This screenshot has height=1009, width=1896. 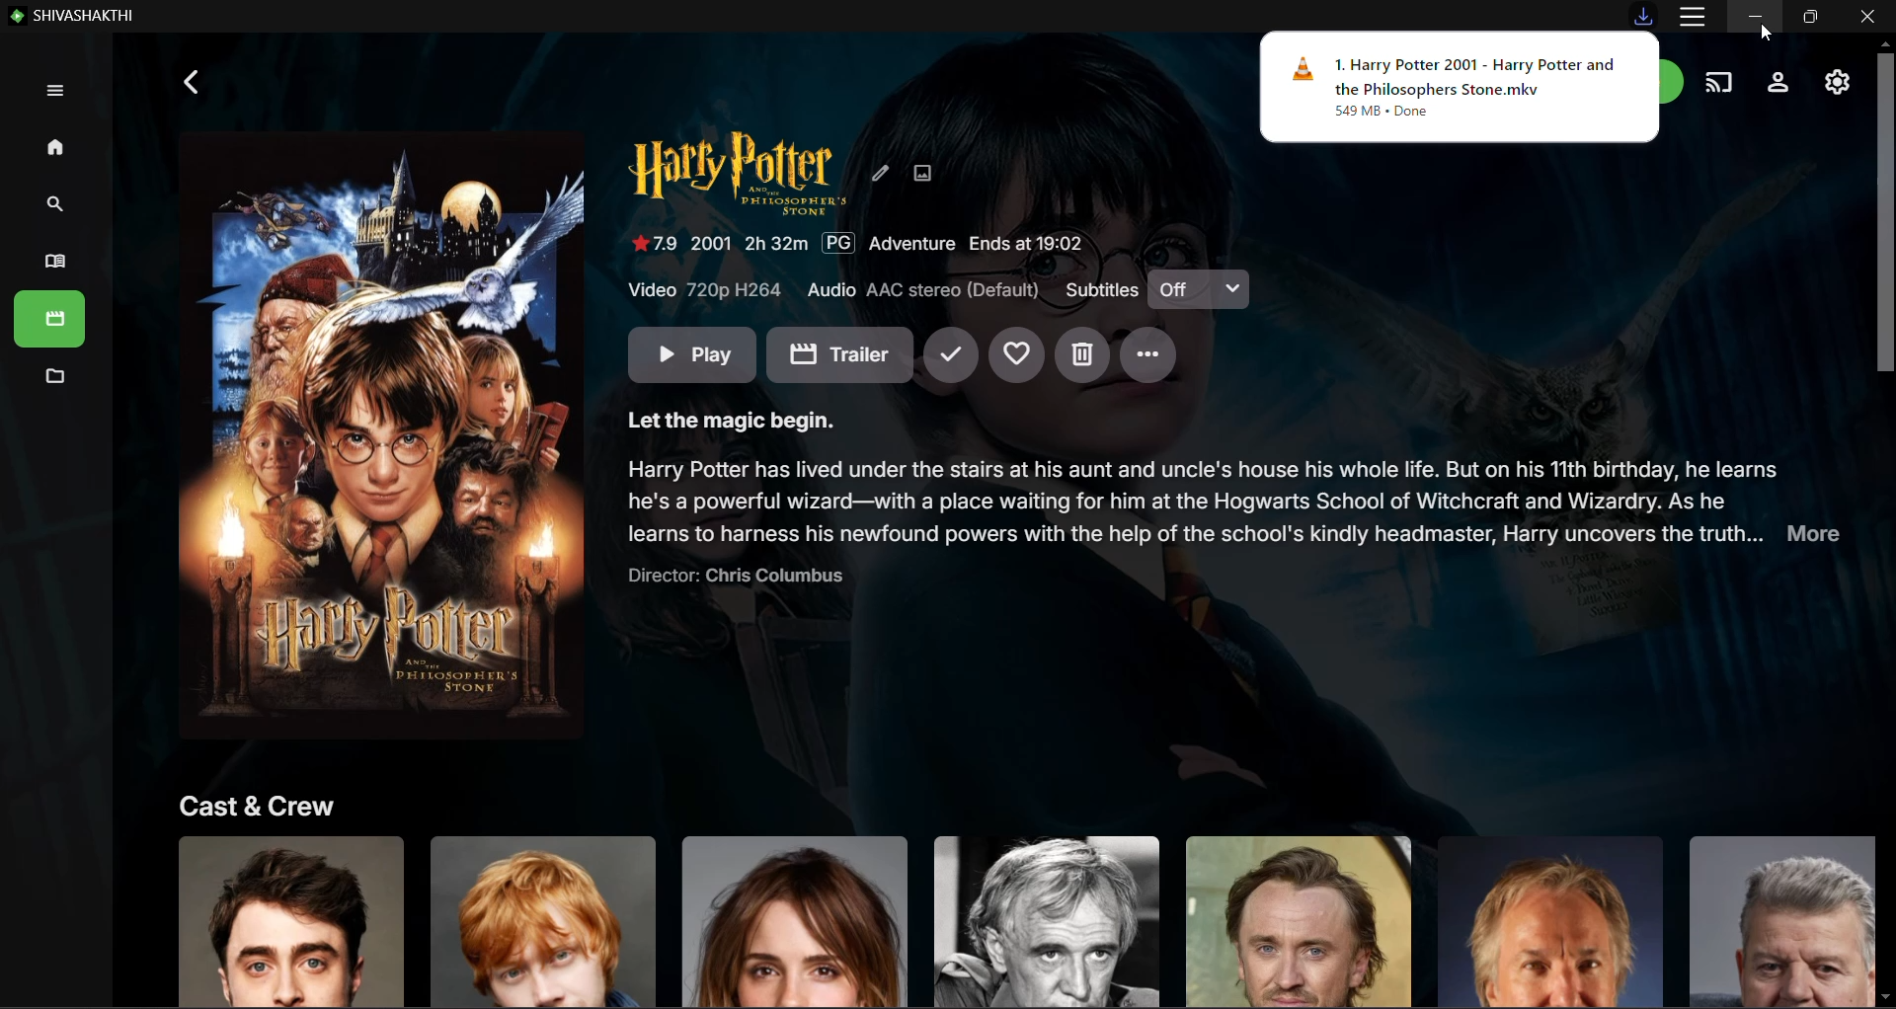 I want to click on Add to Favorites, so click(x=1016, y=355).